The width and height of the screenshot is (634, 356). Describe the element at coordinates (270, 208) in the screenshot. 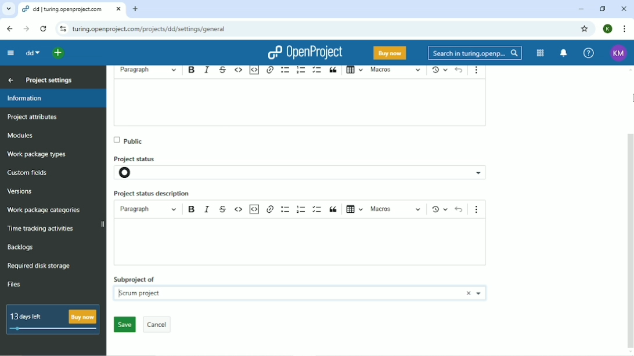

I see `Link` at that location.